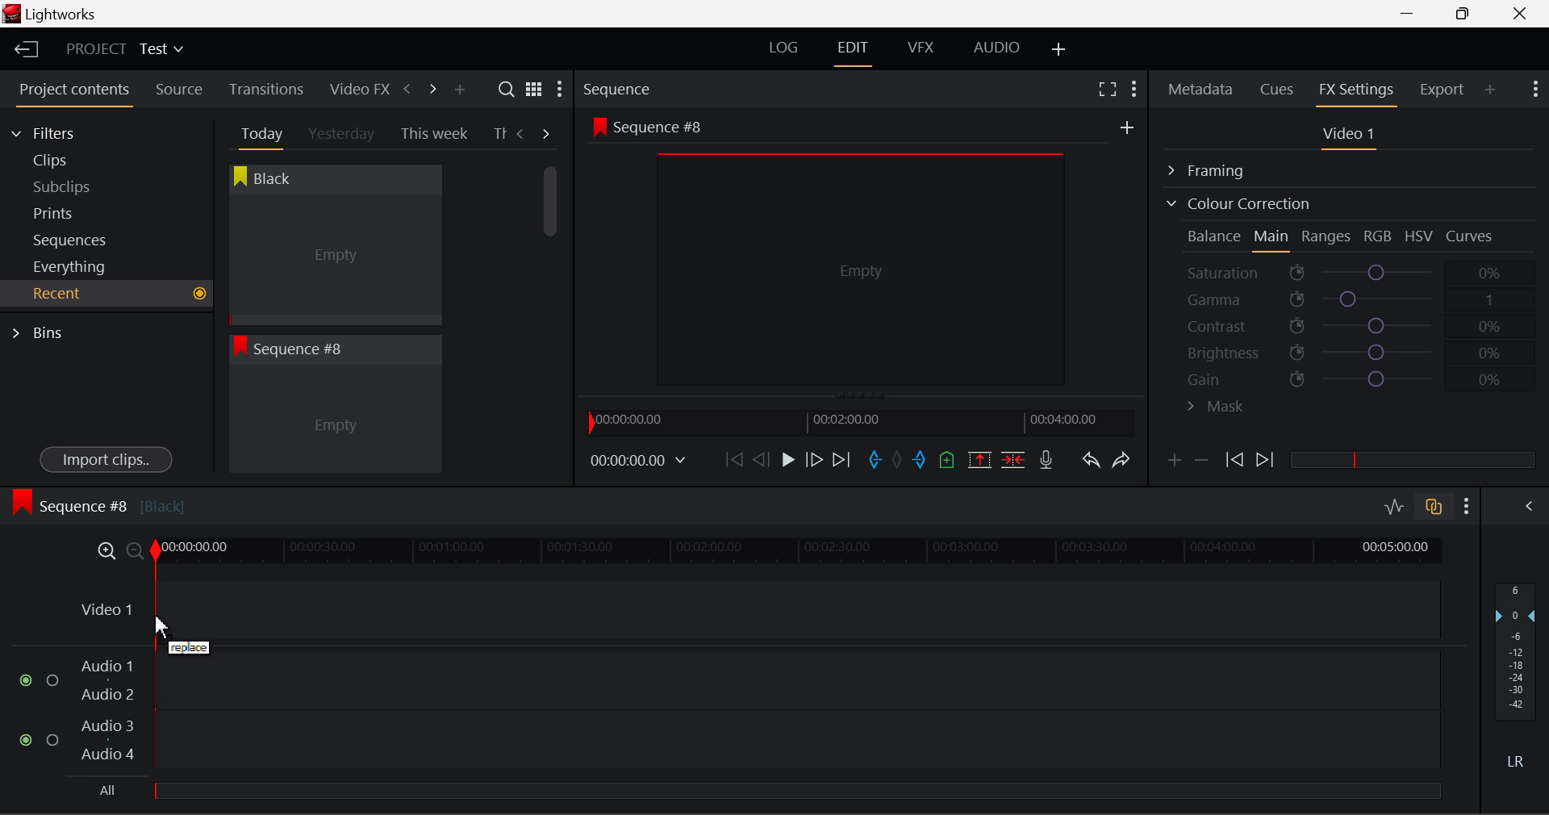 This screenshot has width=1549, height=815. What do you see at coordinates (1351, 349) in the screenshot?
I see `Brightness` at bounding box center [1351, 349].